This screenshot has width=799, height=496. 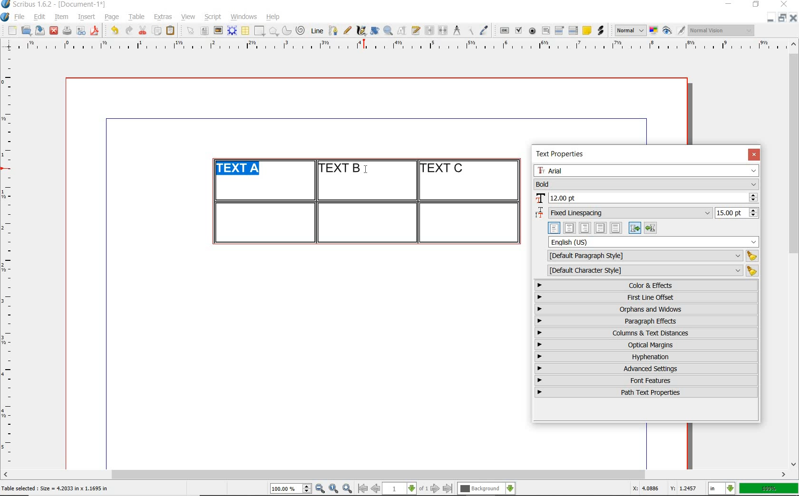 I want to click on zoom in, so click(x=348, y=489).